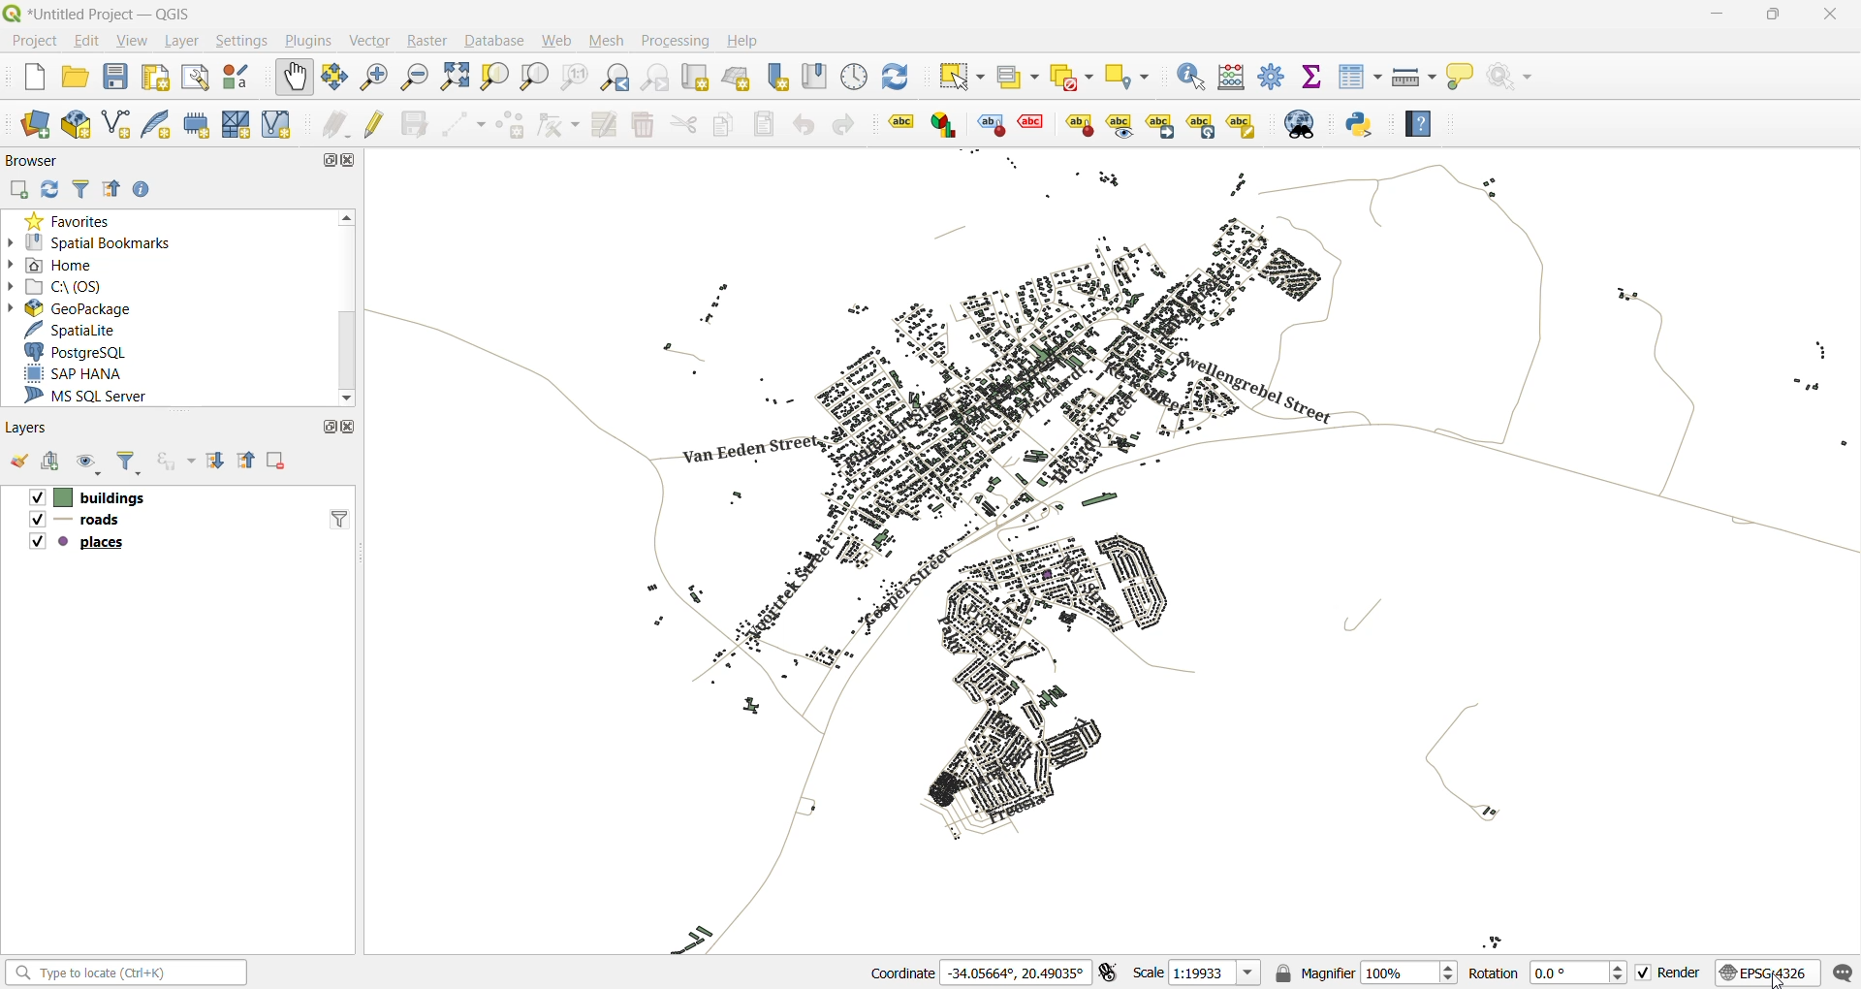  Describe the element at coordinates (495, 80) in the screenshot. I see `zoom selection ` at that location.